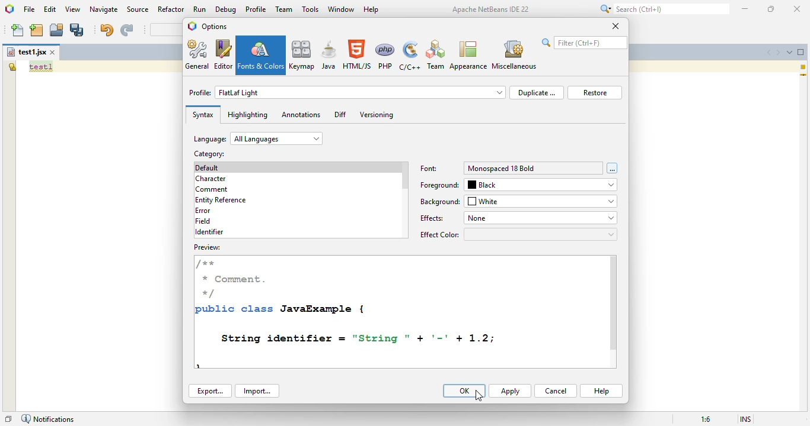 This screenshot has width=810, height=426. Describe the element at coordinates (215, 27) in the screenshot. I see `options` at that location.